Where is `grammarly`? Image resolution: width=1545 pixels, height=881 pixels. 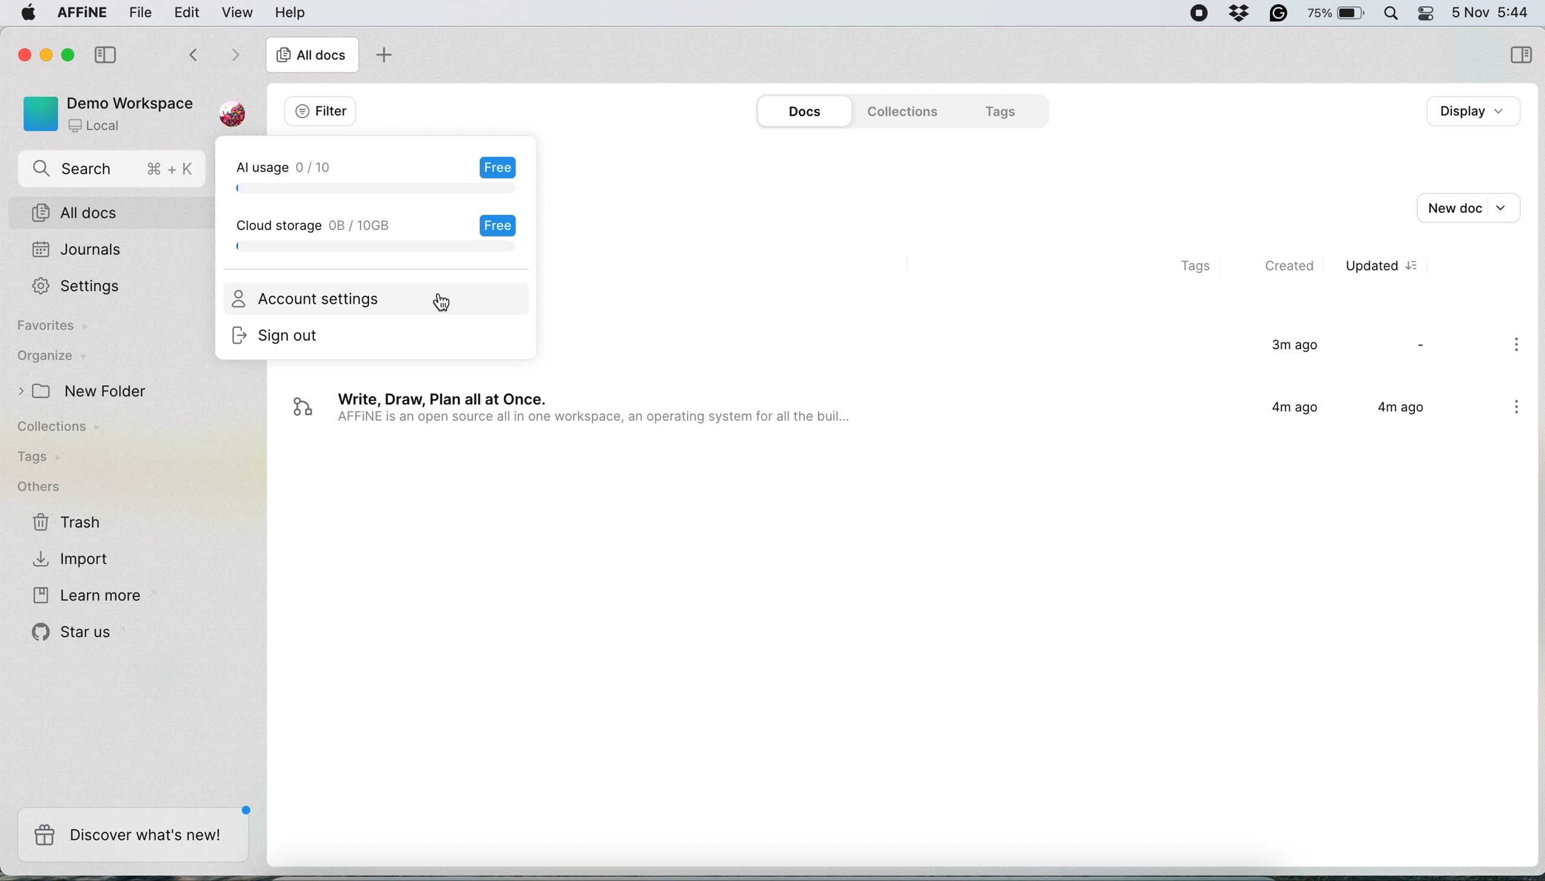 grammarly is located at coordinates (1237, 11).